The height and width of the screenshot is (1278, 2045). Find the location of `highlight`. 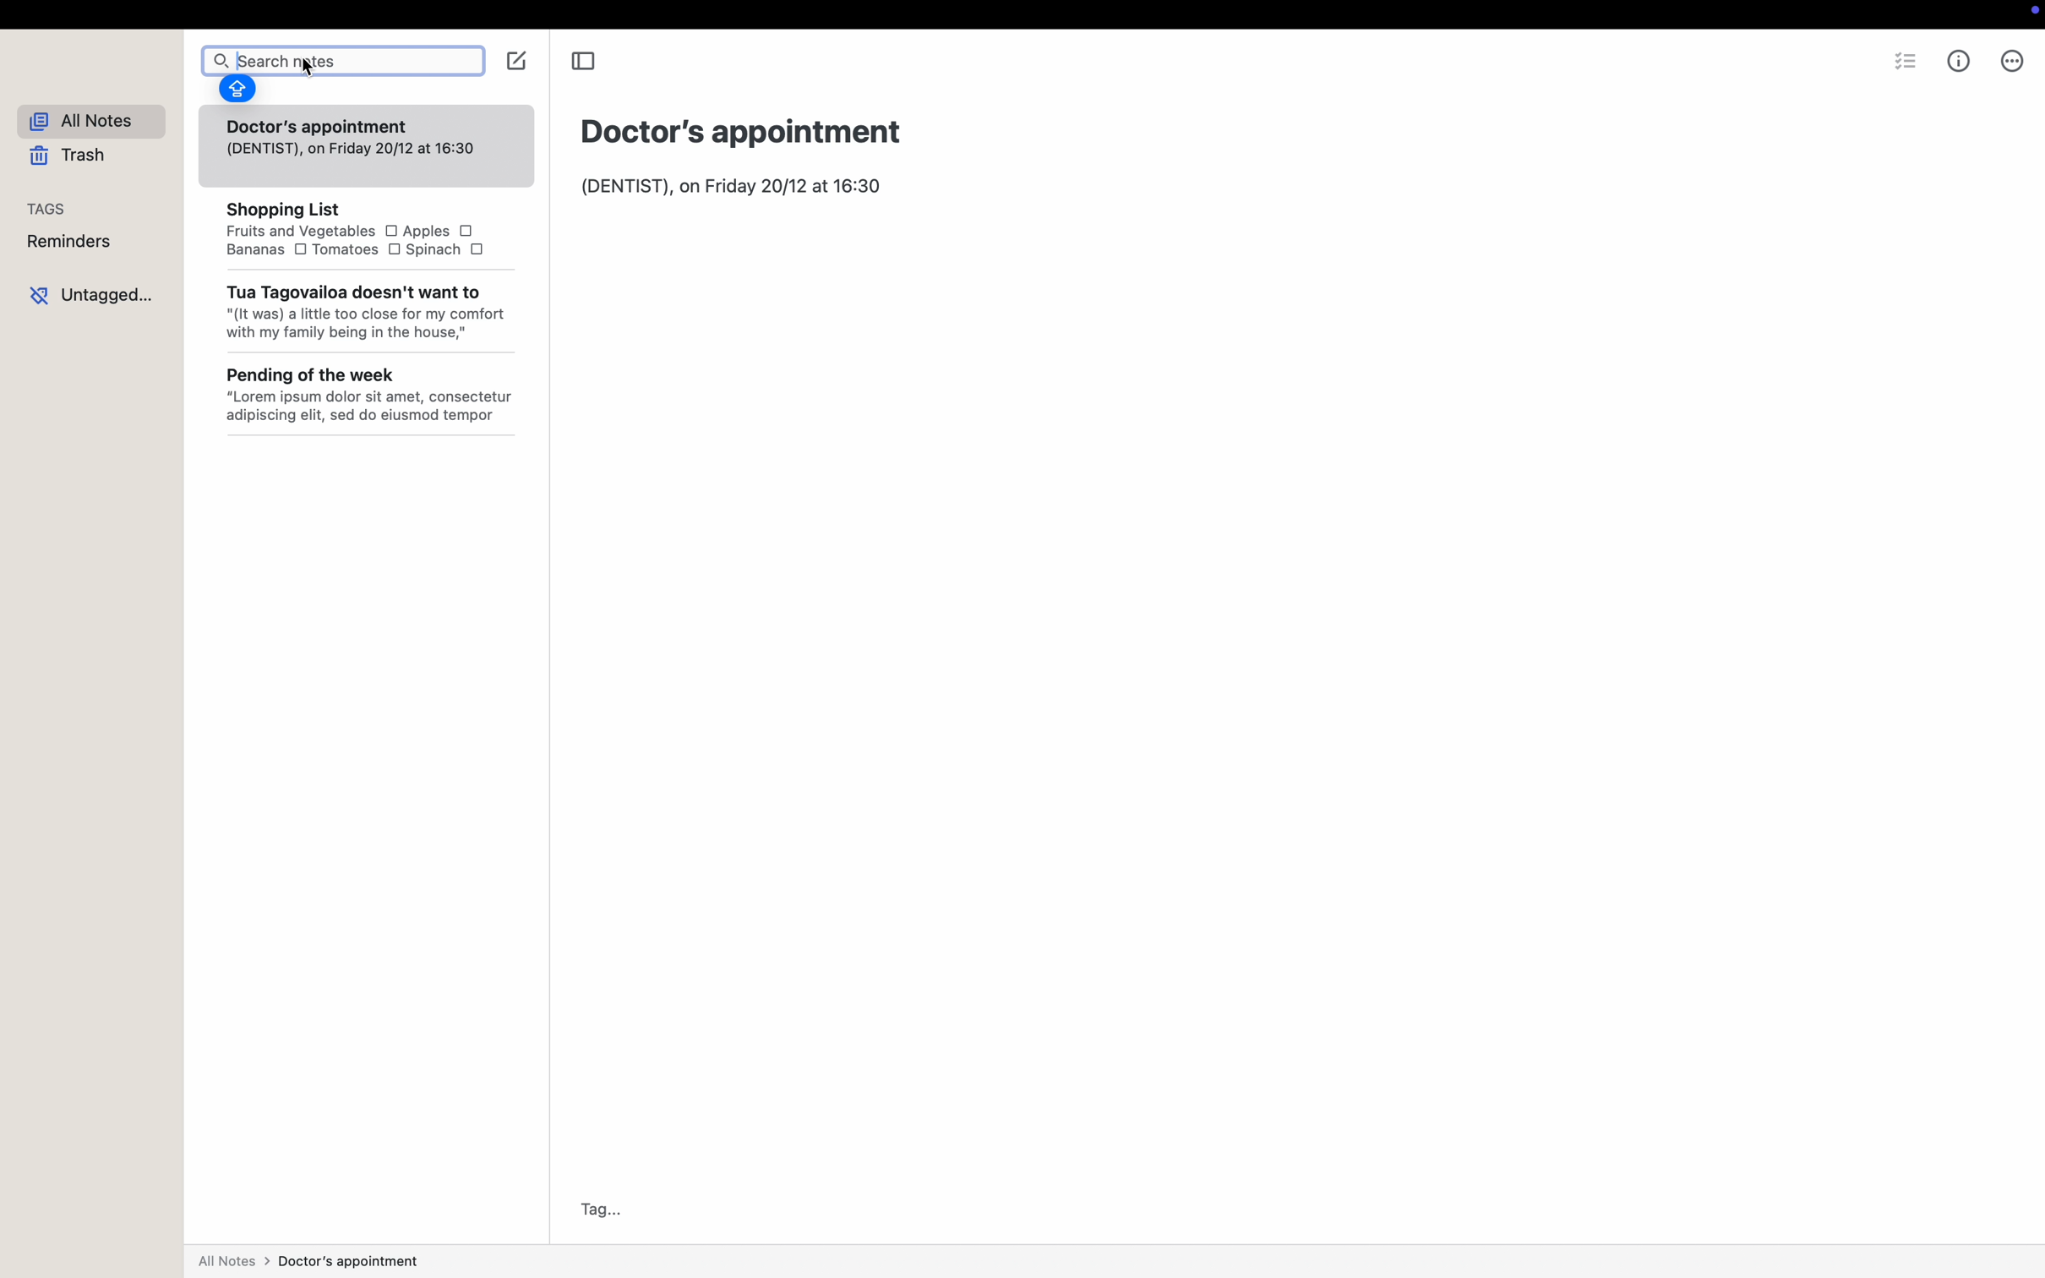

highlight is located at coordinates (237, 92).